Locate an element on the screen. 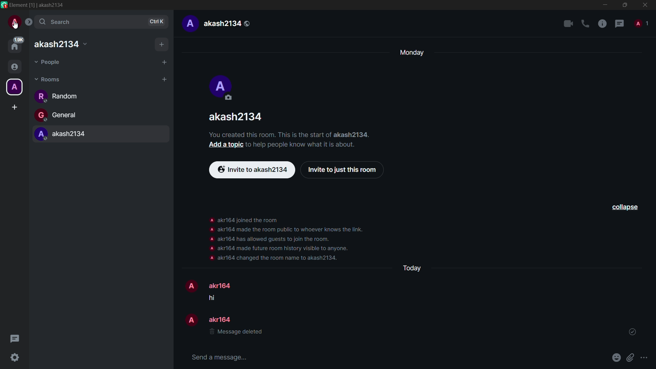 This screenshot has width=656, height=369. tick is located at coordinates (632, 332).